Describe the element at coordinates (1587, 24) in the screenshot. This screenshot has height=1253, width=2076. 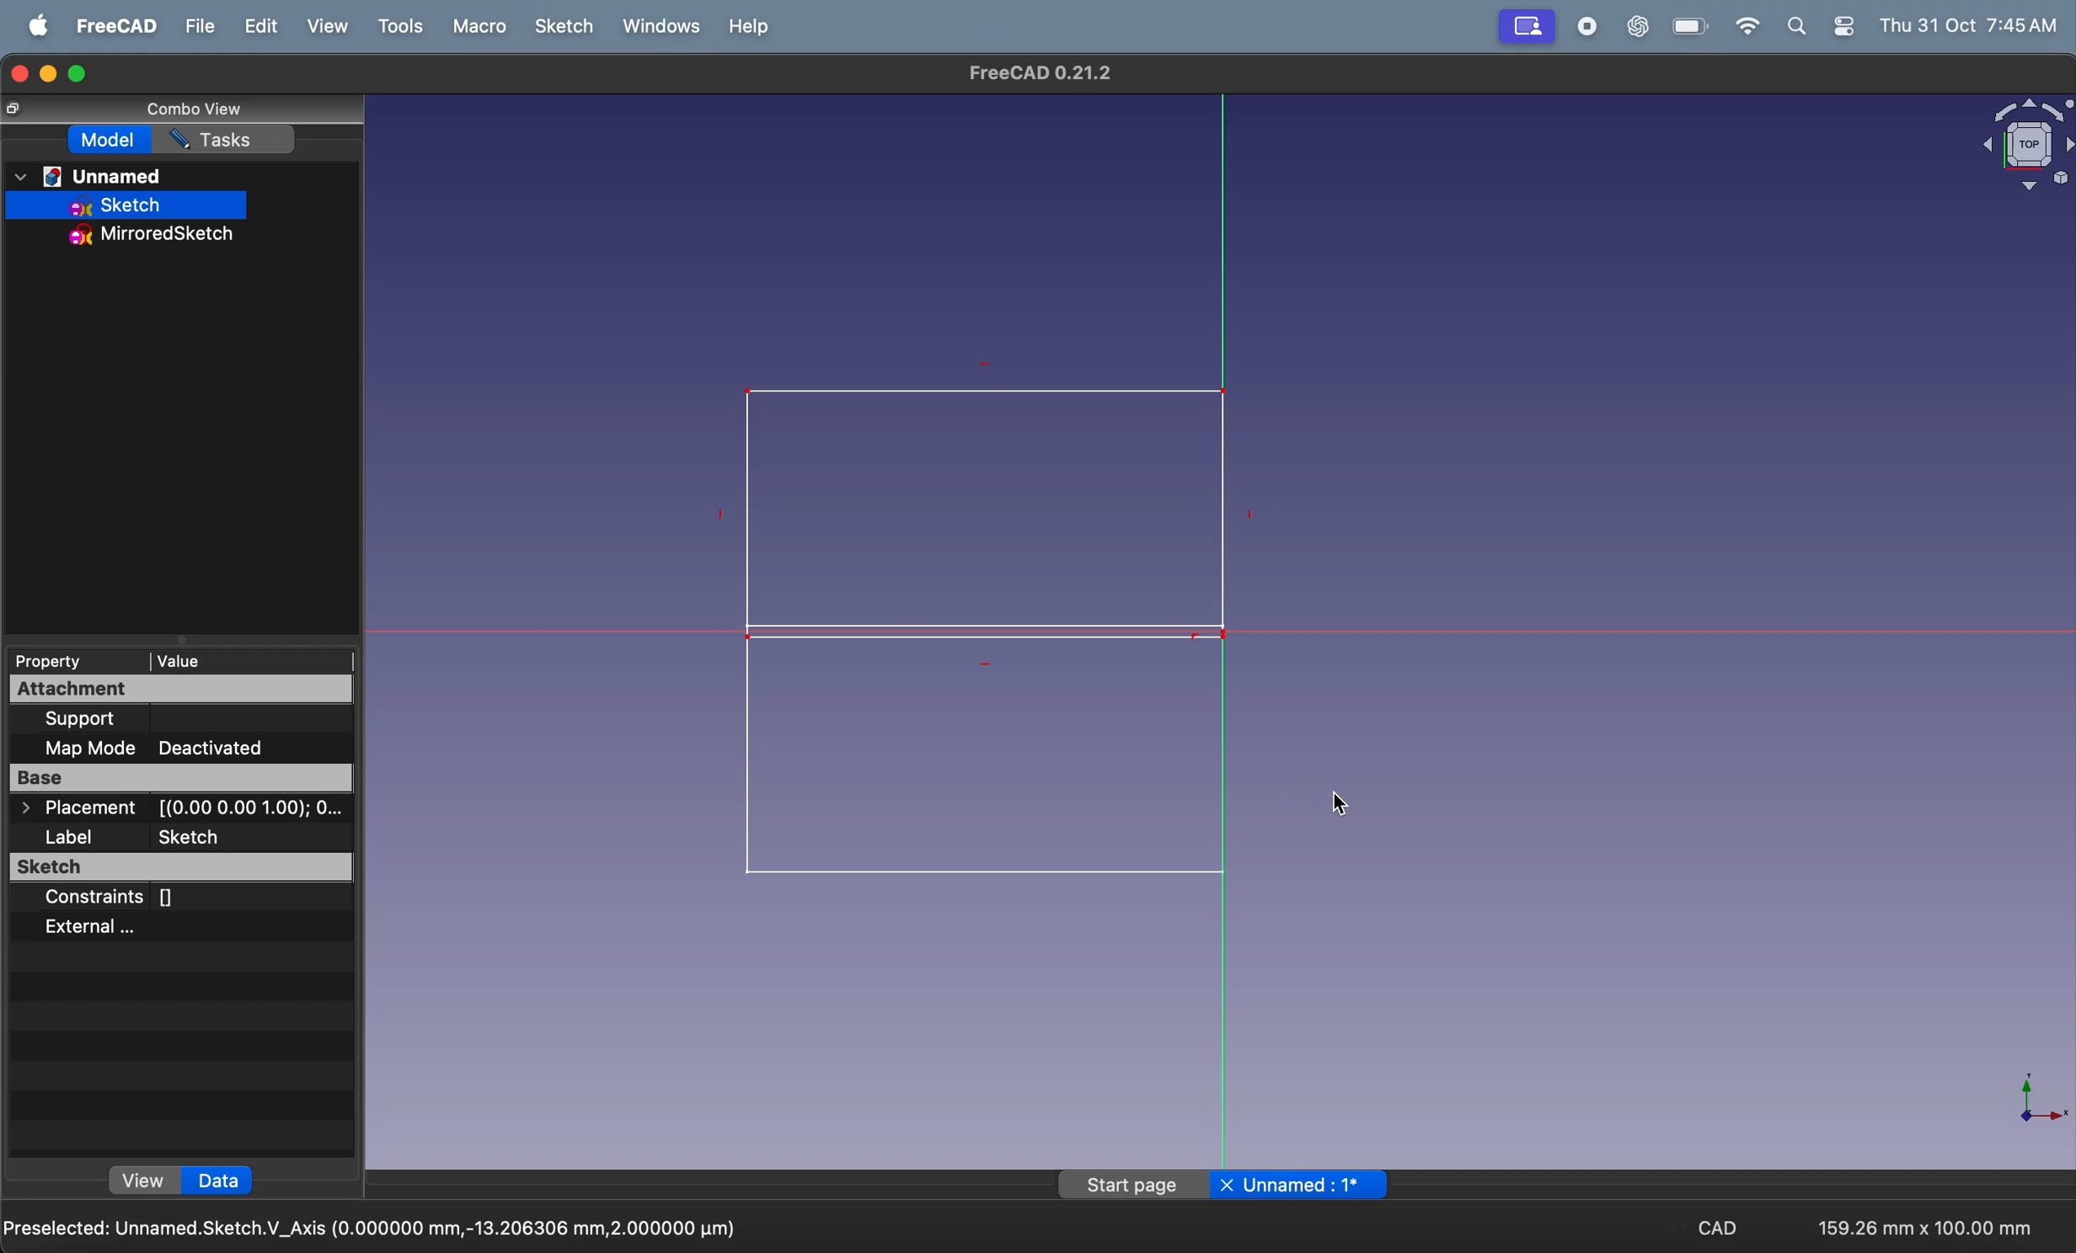
I see `record` at that location.